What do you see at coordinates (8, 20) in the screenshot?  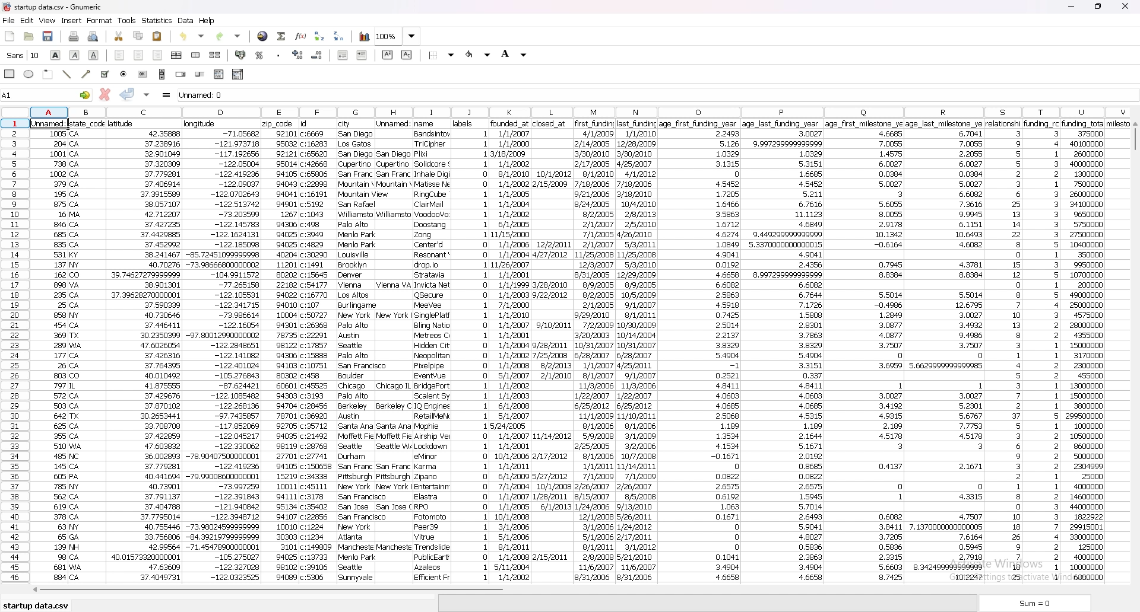 I see `file` at bounding box center [8, 20].